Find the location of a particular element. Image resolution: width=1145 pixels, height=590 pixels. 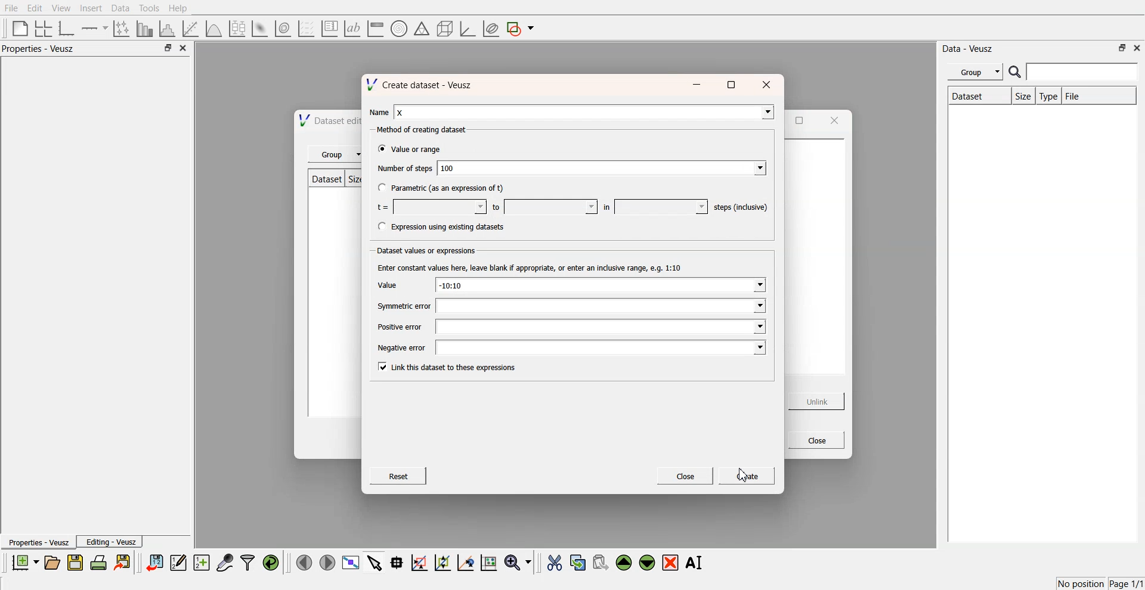

maximise is located at coordinates (732, 83).